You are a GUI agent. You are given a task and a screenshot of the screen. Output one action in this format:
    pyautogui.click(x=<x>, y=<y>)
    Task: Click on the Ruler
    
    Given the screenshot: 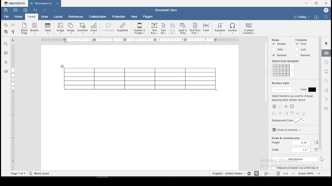 What is the action you would take?
    pyautogui.click(x=141, y=40)
    